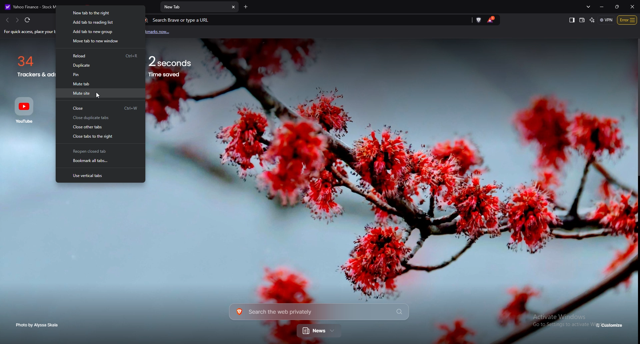 This screenshot has width=640, height=344. Describe the element at coordinates (101, 32) in the screenshot. I see `add tab to new group` at that location.